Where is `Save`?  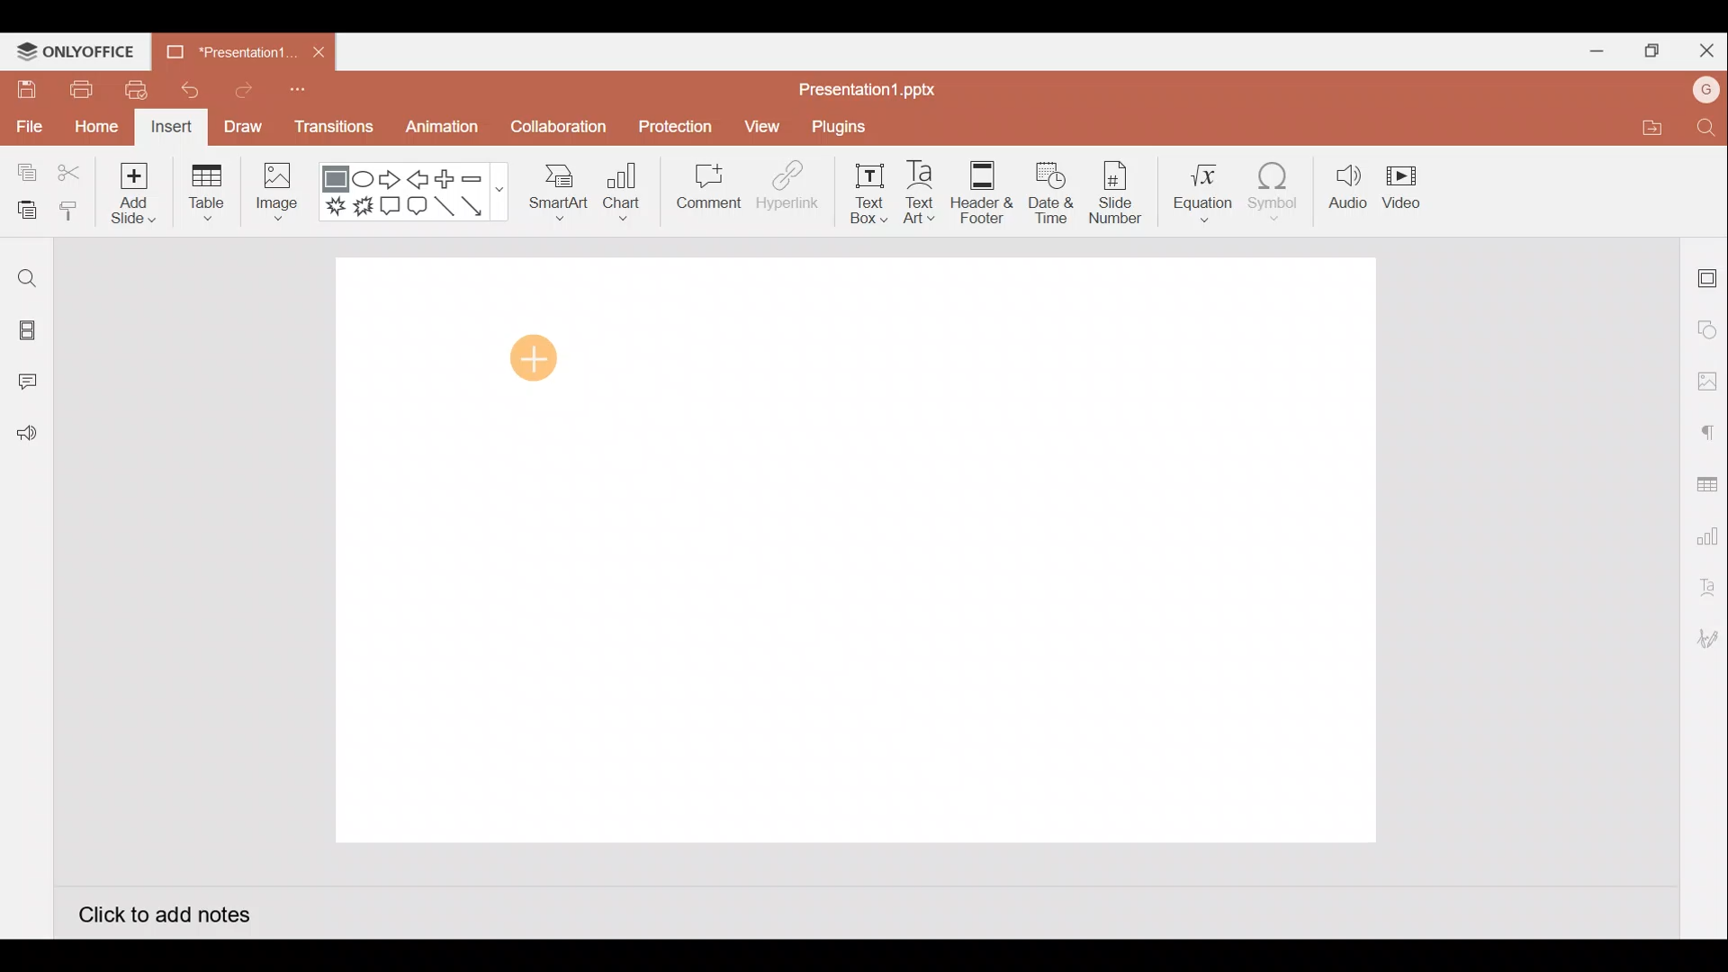 Save is located at coordinates (23, 88).